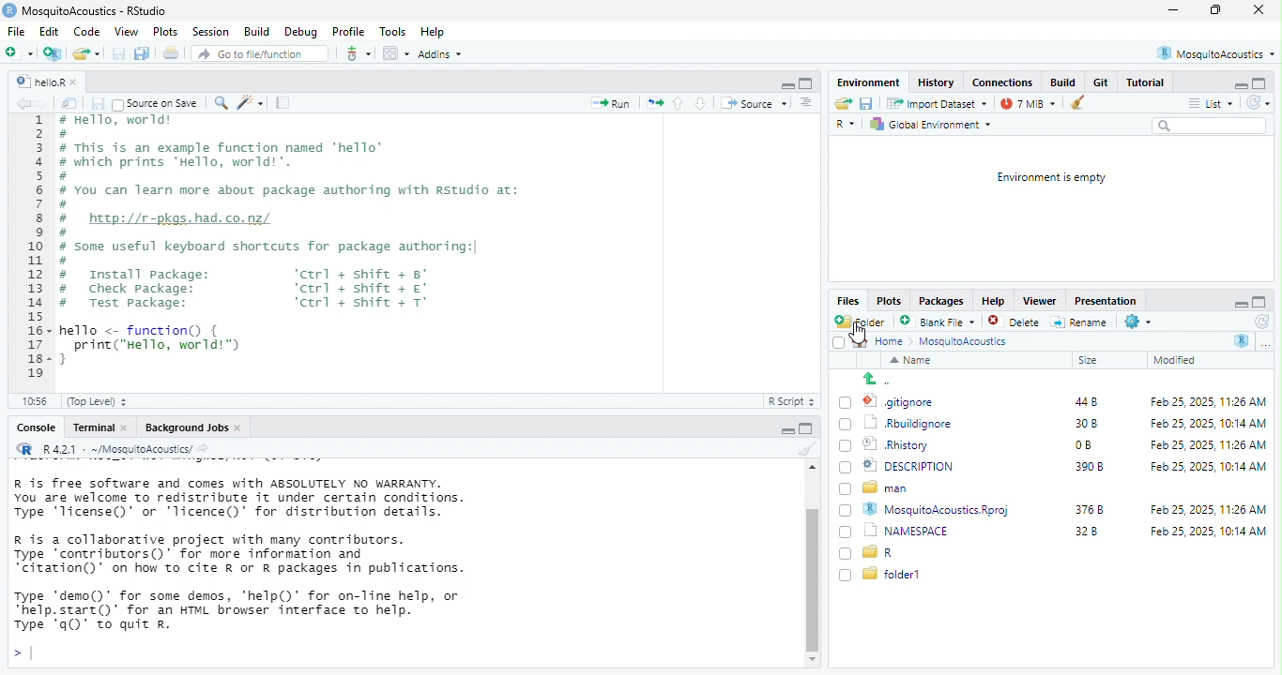  What do you see at coordinates (1091, 508) in the screenshot?
I see `376b` at bounding box center [1091, 508].